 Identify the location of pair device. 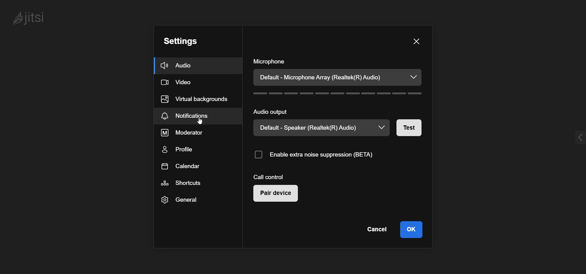
(280, 194).